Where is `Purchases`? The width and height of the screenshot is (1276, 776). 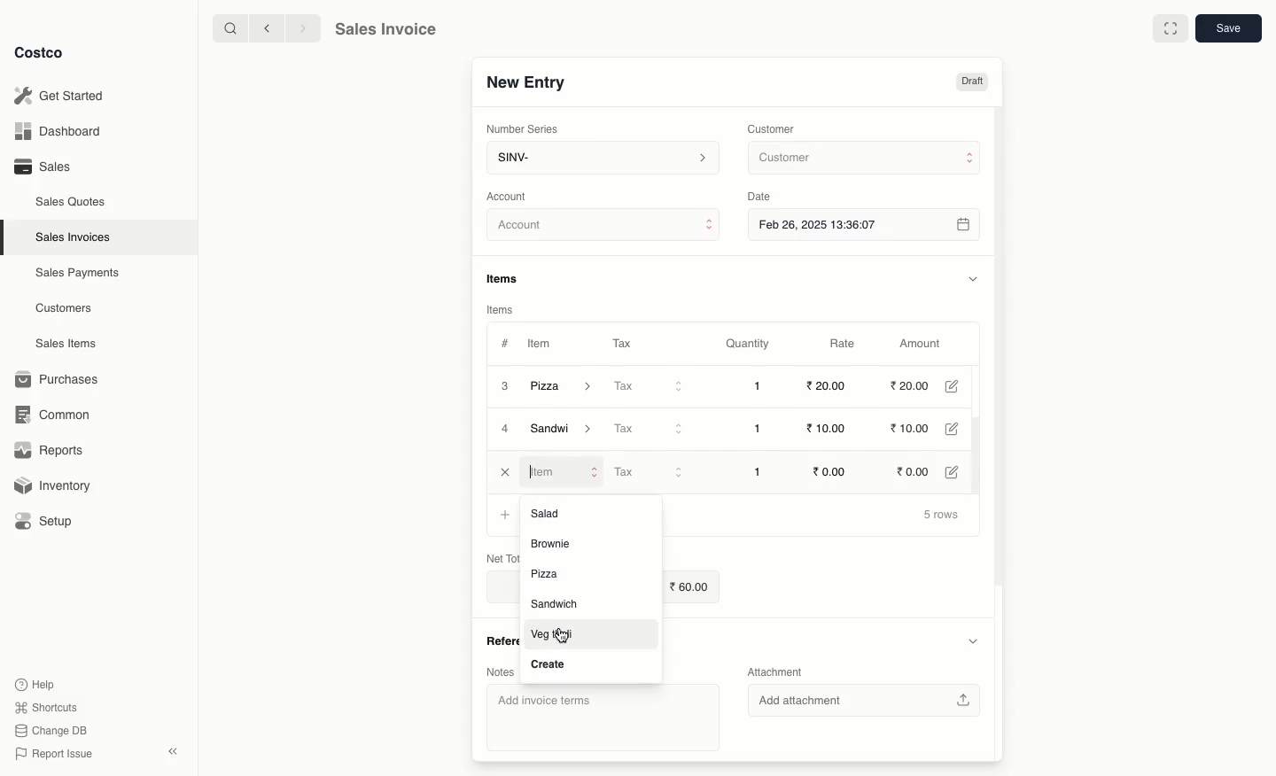
Purchases is located at coordinates (61, 379).